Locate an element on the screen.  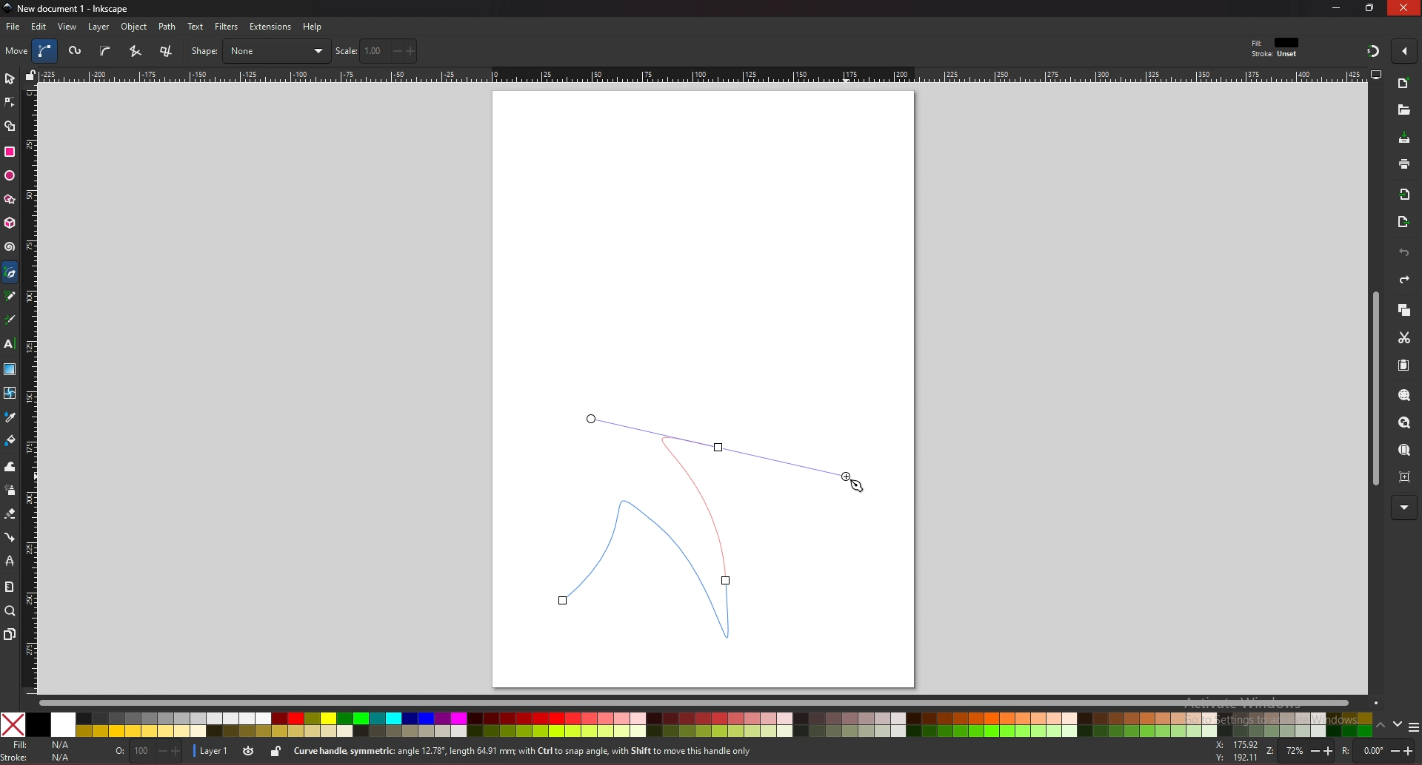
spiro path is located at coordinates (76, 52).